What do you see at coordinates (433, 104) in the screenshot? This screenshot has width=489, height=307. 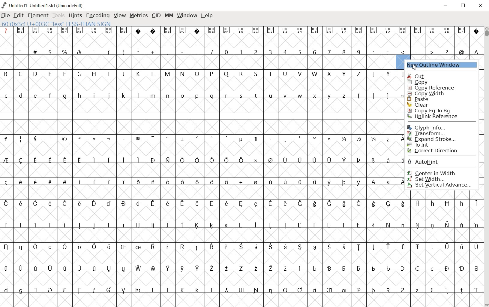 I see `clear` at bounding box center [433, 104].